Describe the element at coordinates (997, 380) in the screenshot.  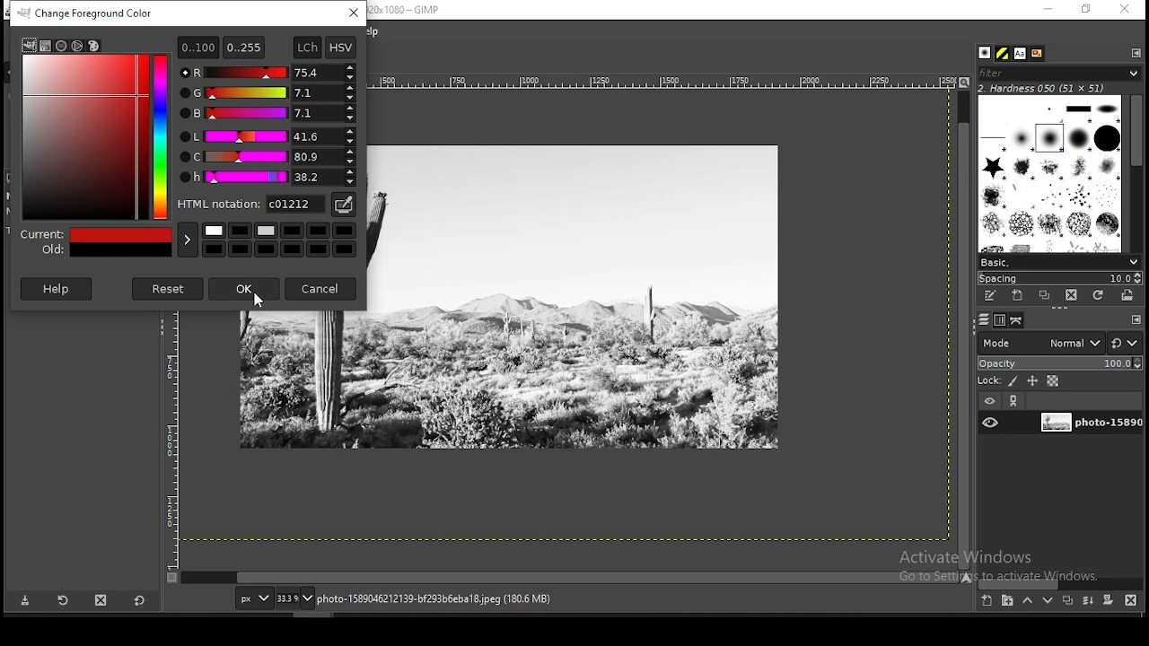
I see `lock pixels` at that location.